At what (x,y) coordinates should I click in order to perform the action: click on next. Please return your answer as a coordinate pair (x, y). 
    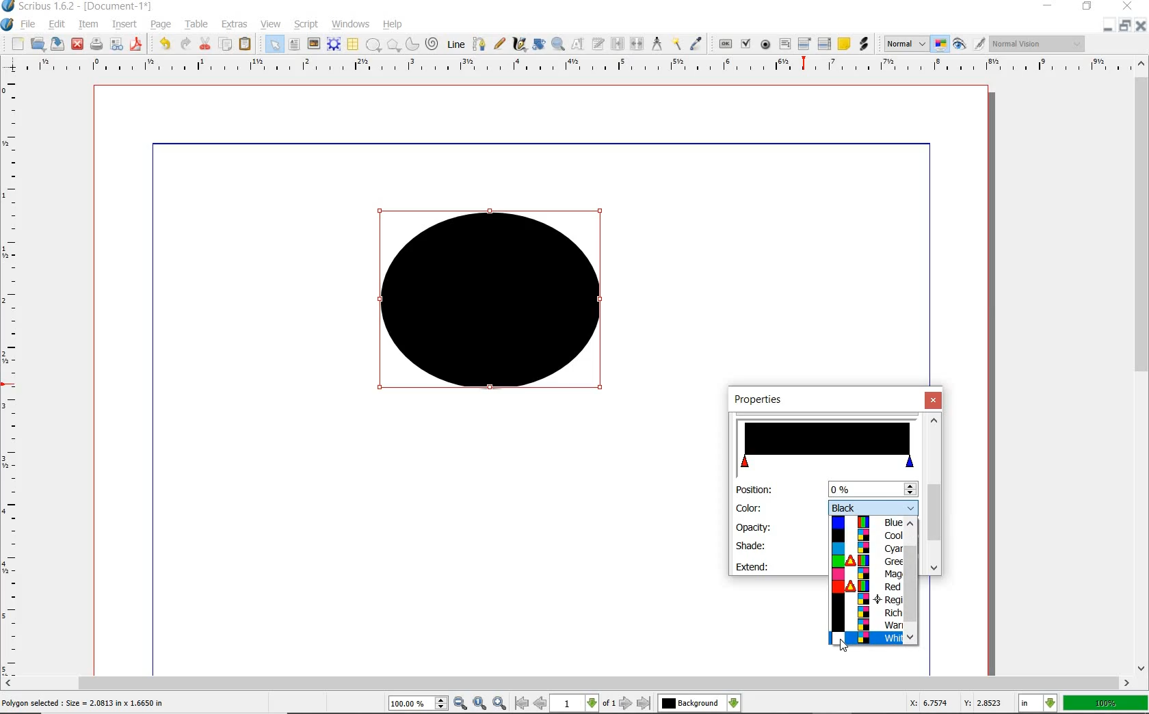
    Looking at the image, I should click on (626, 703).